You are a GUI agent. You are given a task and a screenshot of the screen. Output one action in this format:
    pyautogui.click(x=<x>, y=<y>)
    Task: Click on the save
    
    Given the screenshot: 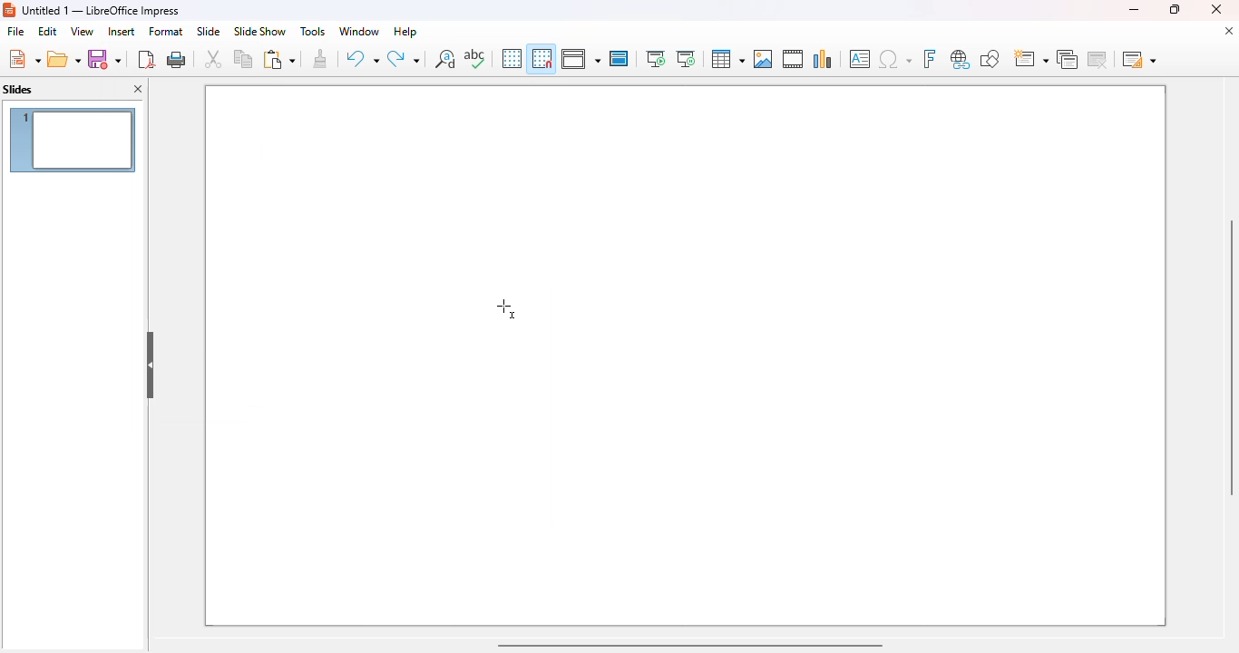 What is the action you would take?
    pyautogui.click(x=104, y=59)
    